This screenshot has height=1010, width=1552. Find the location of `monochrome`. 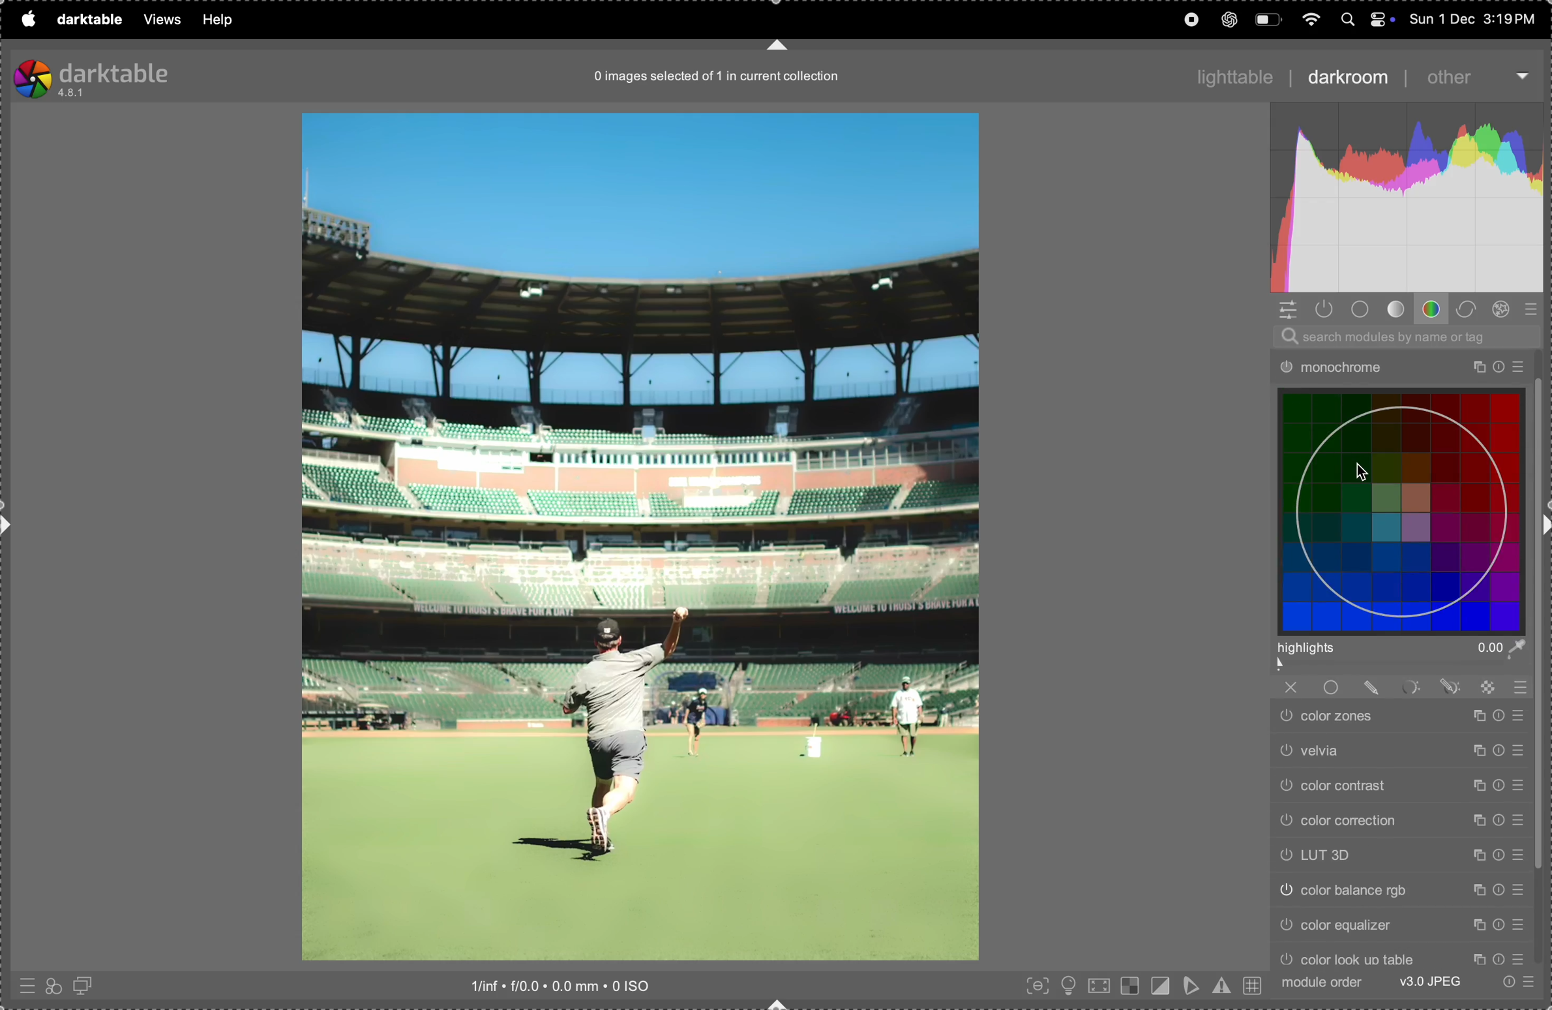

monochrome is located at coordinates (1397, 365).